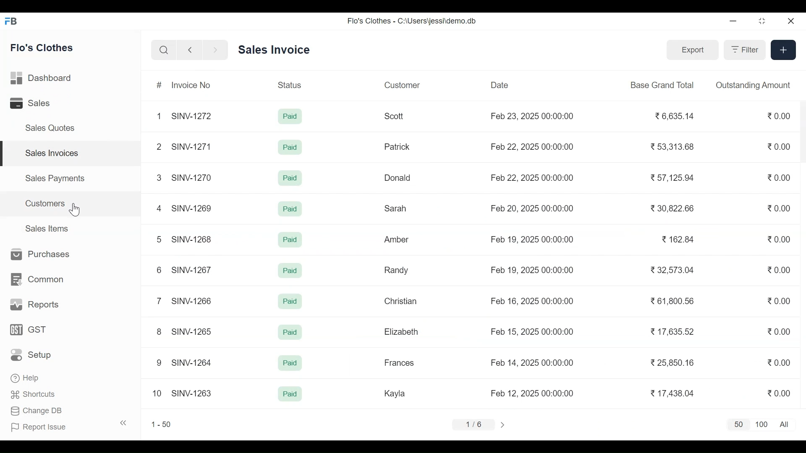 The image size is (806, 453). What do you see at coordinates (397, 271) in the screenshot?
I see `Randy` at bounding box center [397, 271].